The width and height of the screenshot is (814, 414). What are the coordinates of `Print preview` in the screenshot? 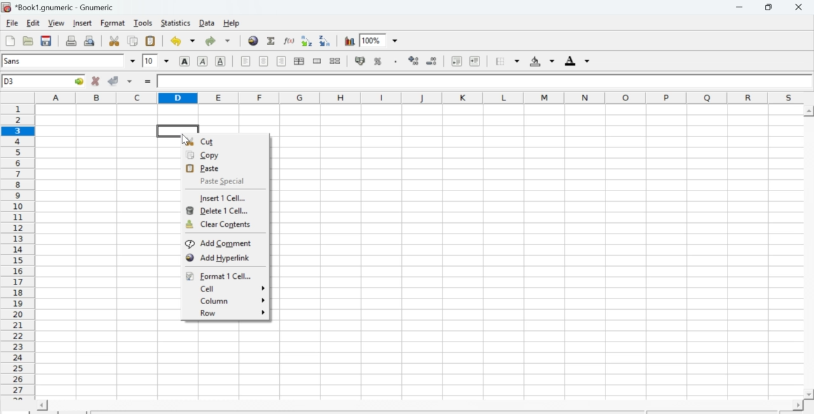 It's located at (92, 41).